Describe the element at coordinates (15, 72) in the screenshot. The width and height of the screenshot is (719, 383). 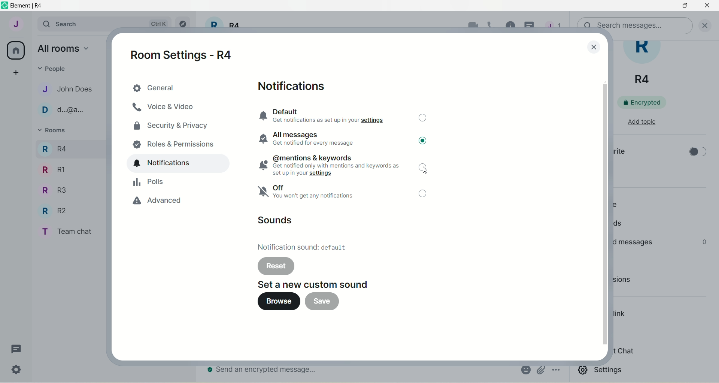
I see `create a space` at that location.